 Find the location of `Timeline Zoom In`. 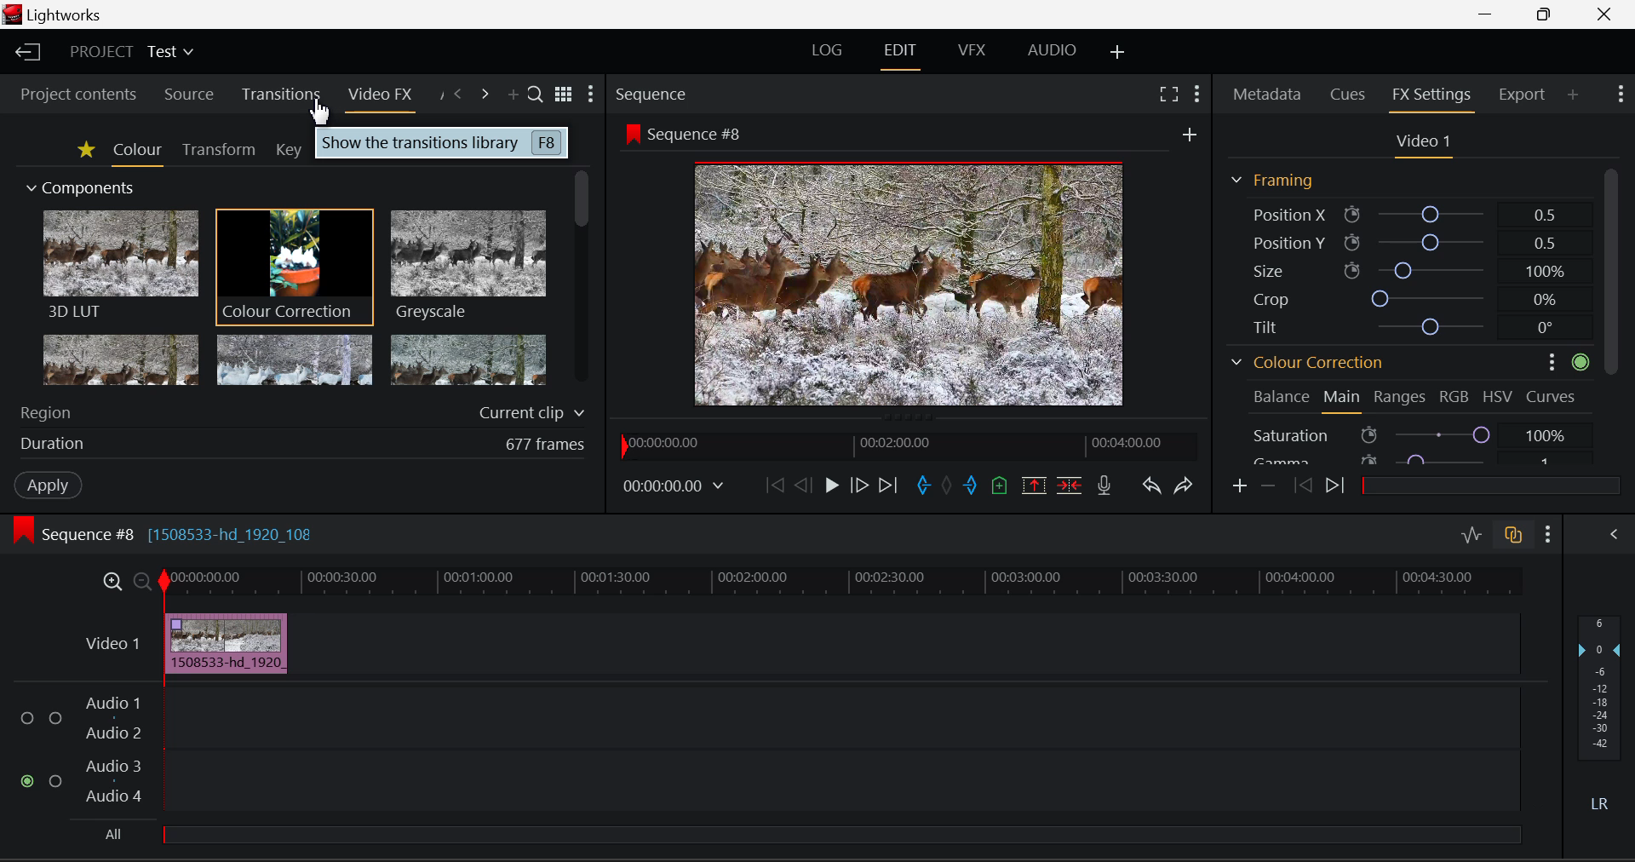

Timeline Zoom In is located at coordinates (112, 583).